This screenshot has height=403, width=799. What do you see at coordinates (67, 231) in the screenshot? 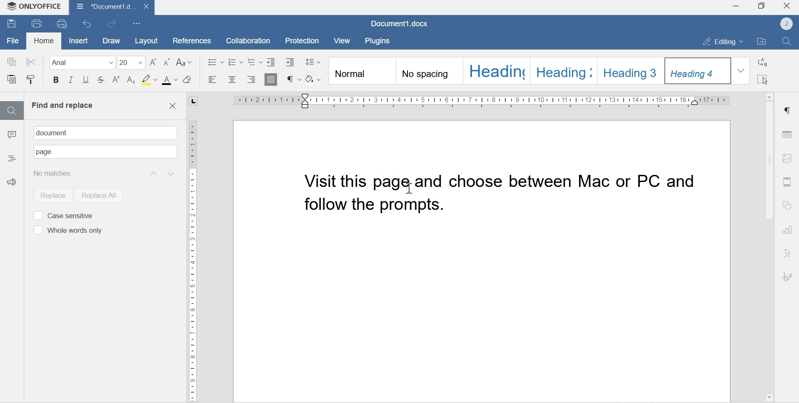
I see `Whole words only` at bounding box center [67, 231].